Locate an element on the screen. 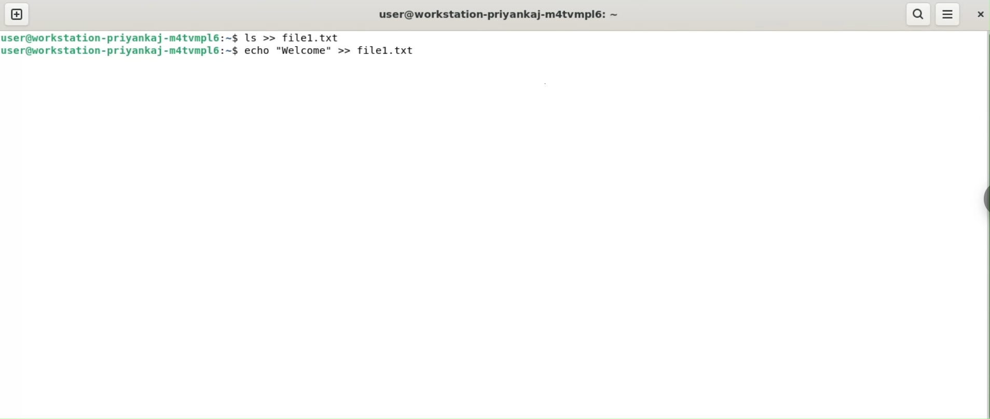 This screenshot has width=990, height=419. ls >>  file1.txt is located at coordinates (299, 37).